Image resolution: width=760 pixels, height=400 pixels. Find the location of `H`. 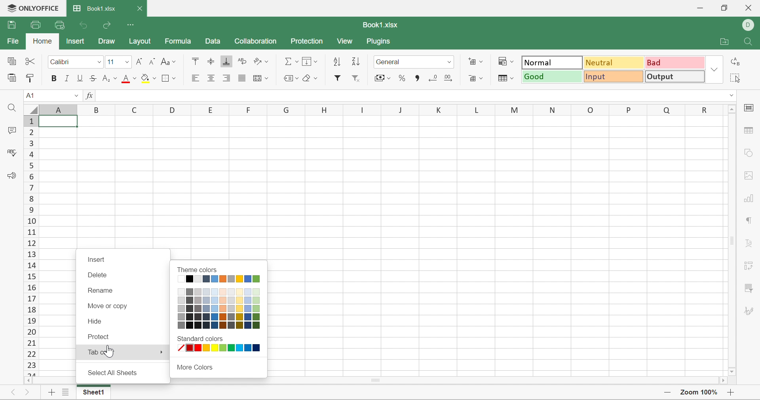

H is located at coordinates (323, 110).